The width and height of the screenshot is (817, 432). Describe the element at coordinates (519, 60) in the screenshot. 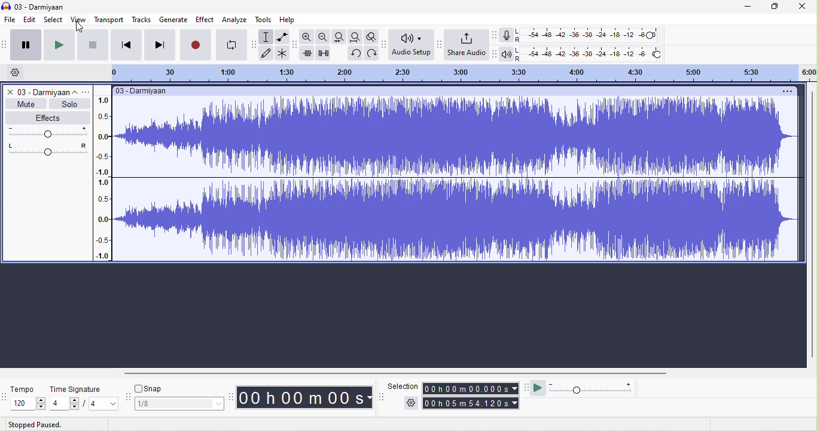

I see `R` at that location.